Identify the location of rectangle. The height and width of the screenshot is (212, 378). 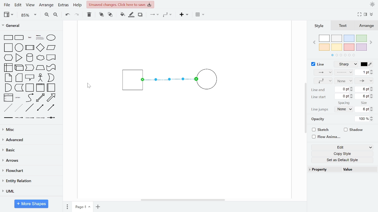
(8, 38).